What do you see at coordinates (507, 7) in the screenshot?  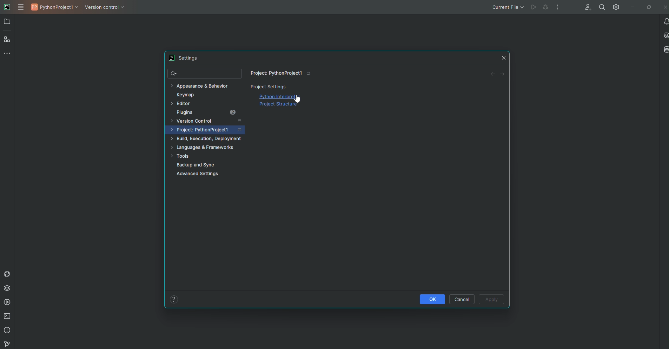 I see `Current file` at bounding box center [507, 7].